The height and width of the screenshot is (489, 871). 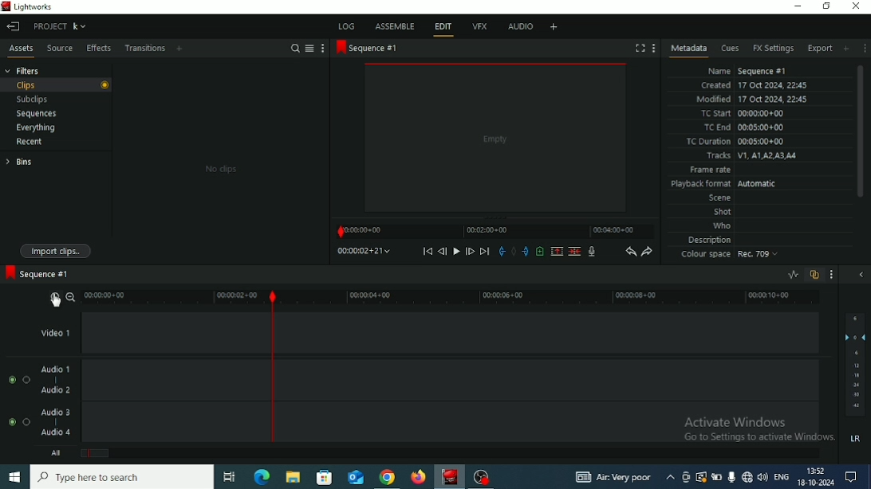 I want to click on Assets, so click(x=22, y=48).